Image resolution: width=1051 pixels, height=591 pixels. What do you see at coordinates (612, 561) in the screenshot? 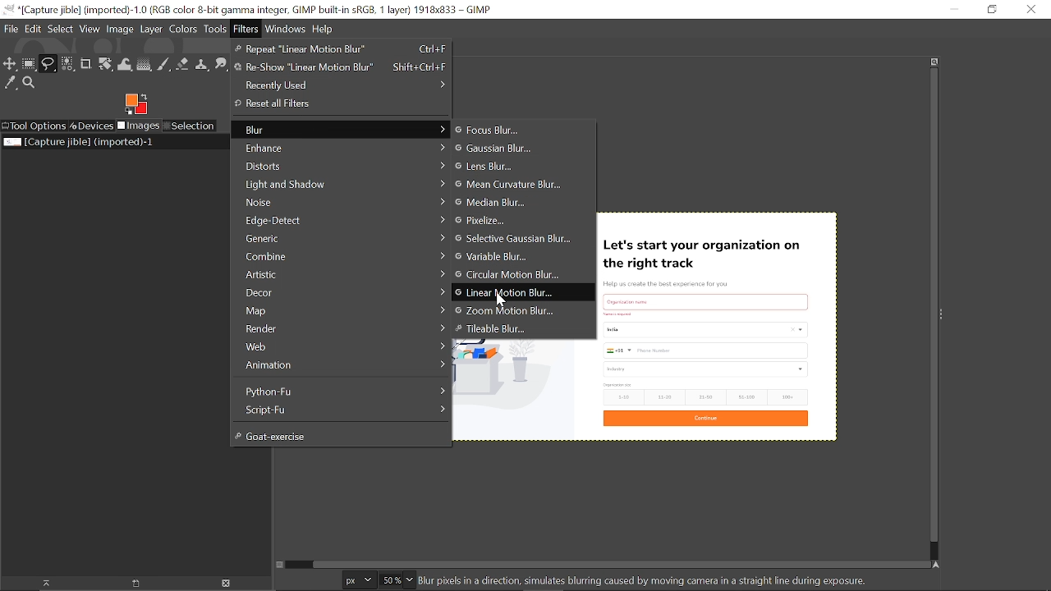
I see `Horizontal scrollbar` at bounding box center [612, 561].